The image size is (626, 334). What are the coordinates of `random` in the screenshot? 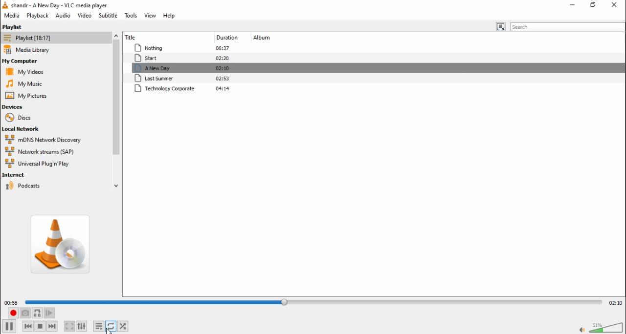 It's located at (124, 326).